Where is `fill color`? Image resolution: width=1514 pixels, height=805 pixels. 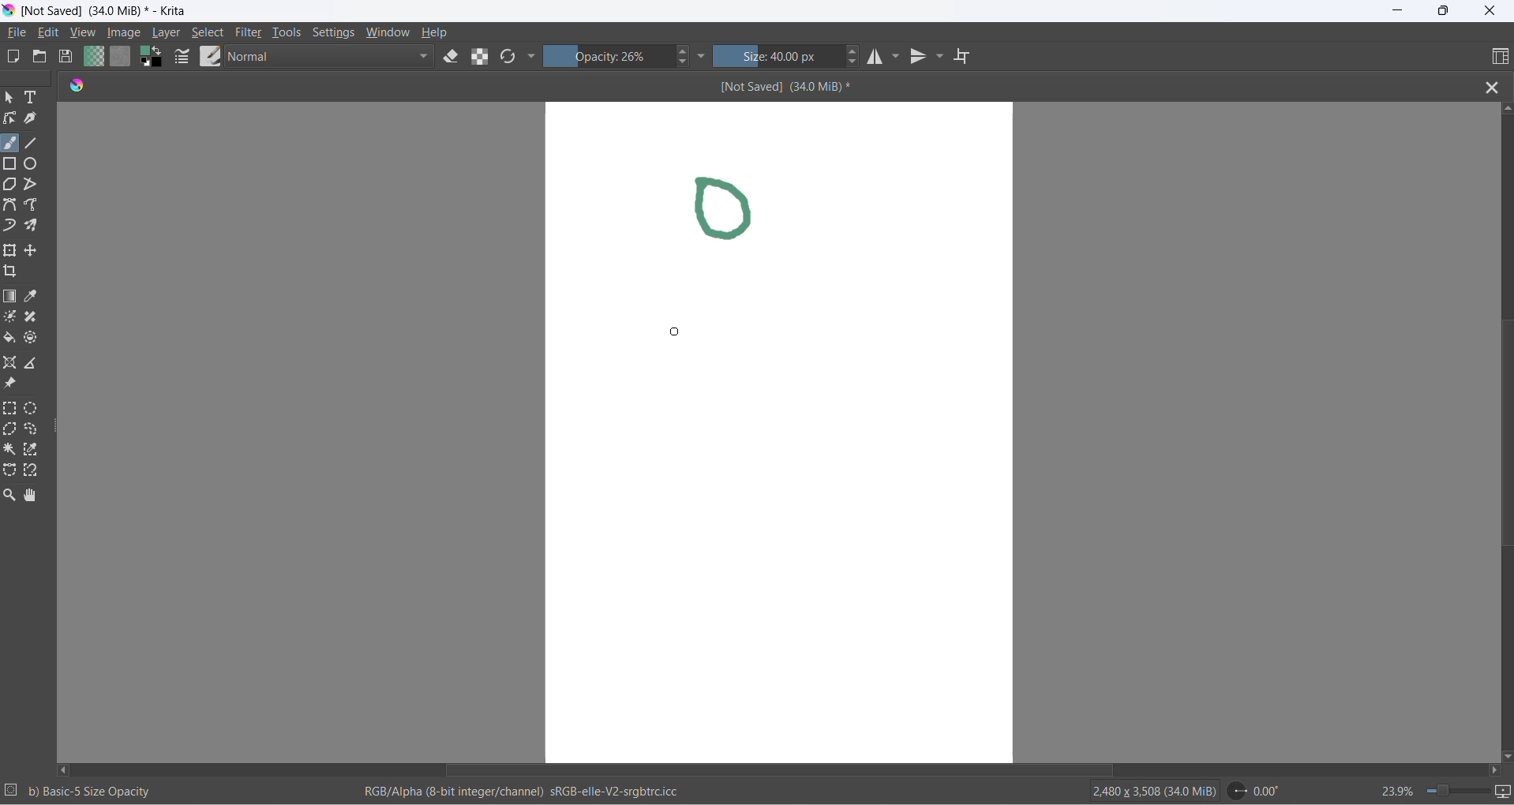 fill color is located at coordinates (12, 340).